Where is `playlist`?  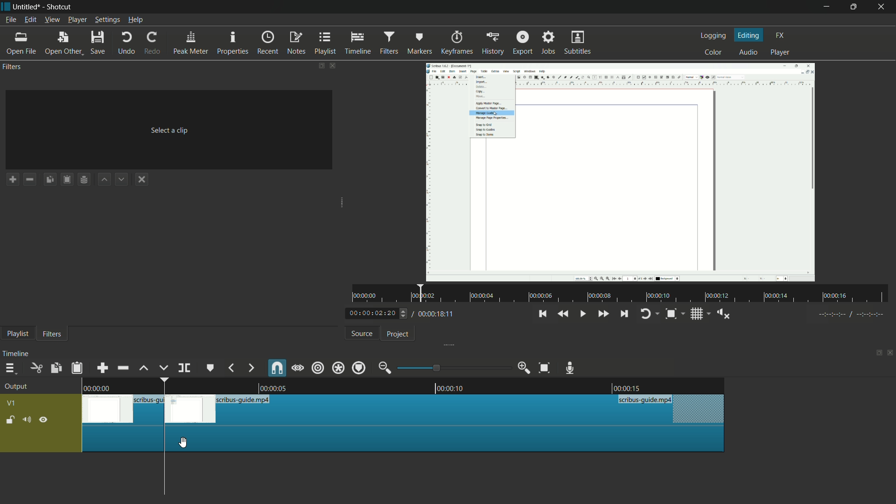
playlist is located at coordinates (16, 334).